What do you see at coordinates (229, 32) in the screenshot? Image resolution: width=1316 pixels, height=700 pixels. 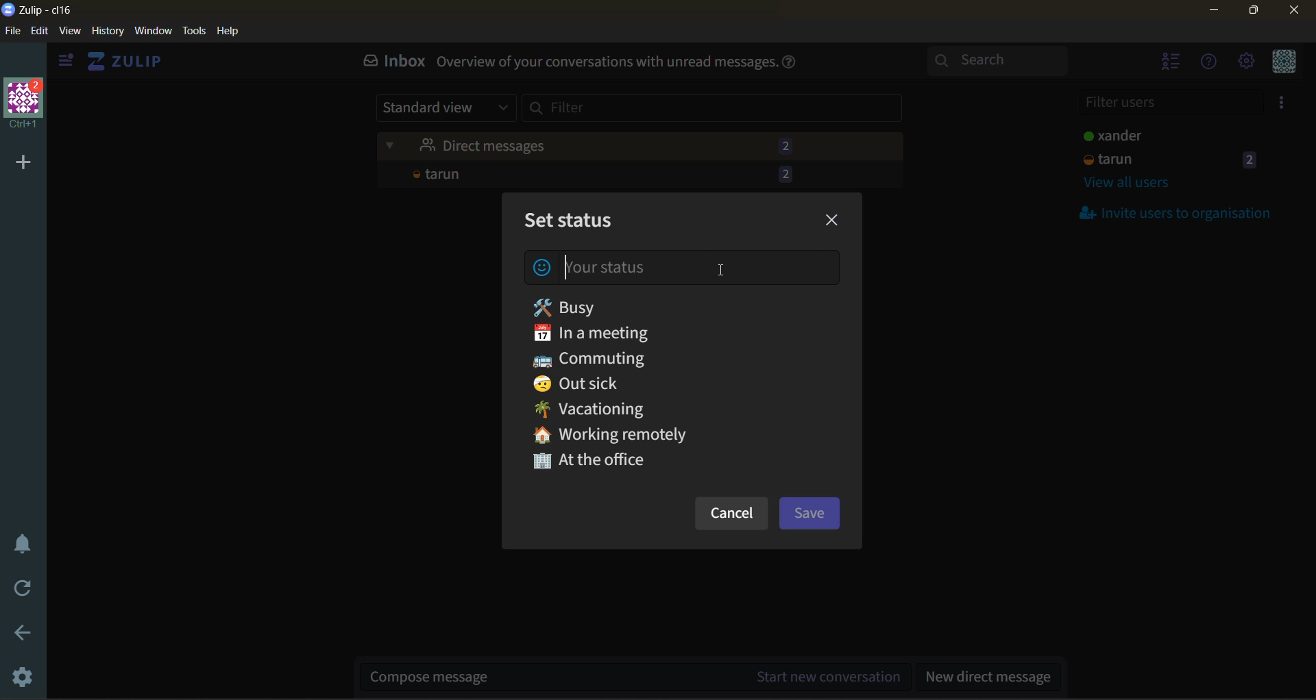 I see `help` at bounding box center [229, 32].